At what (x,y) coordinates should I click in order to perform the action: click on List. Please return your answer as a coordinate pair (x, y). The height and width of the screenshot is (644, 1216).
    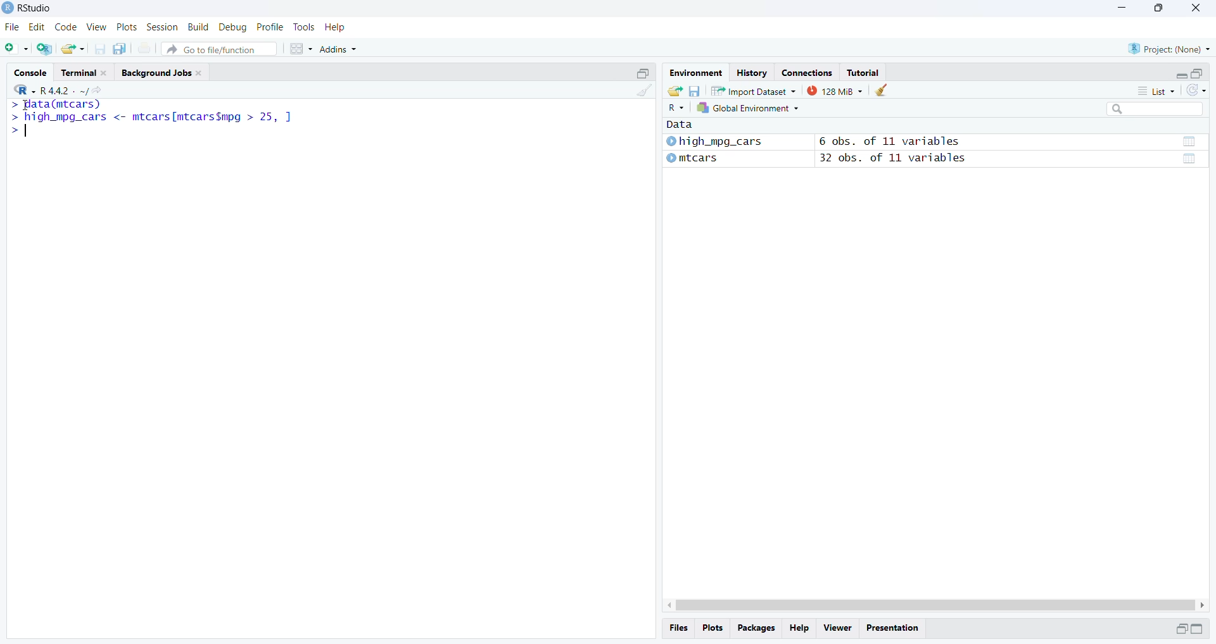
    Looking at the image, I should click on (1156, 90).